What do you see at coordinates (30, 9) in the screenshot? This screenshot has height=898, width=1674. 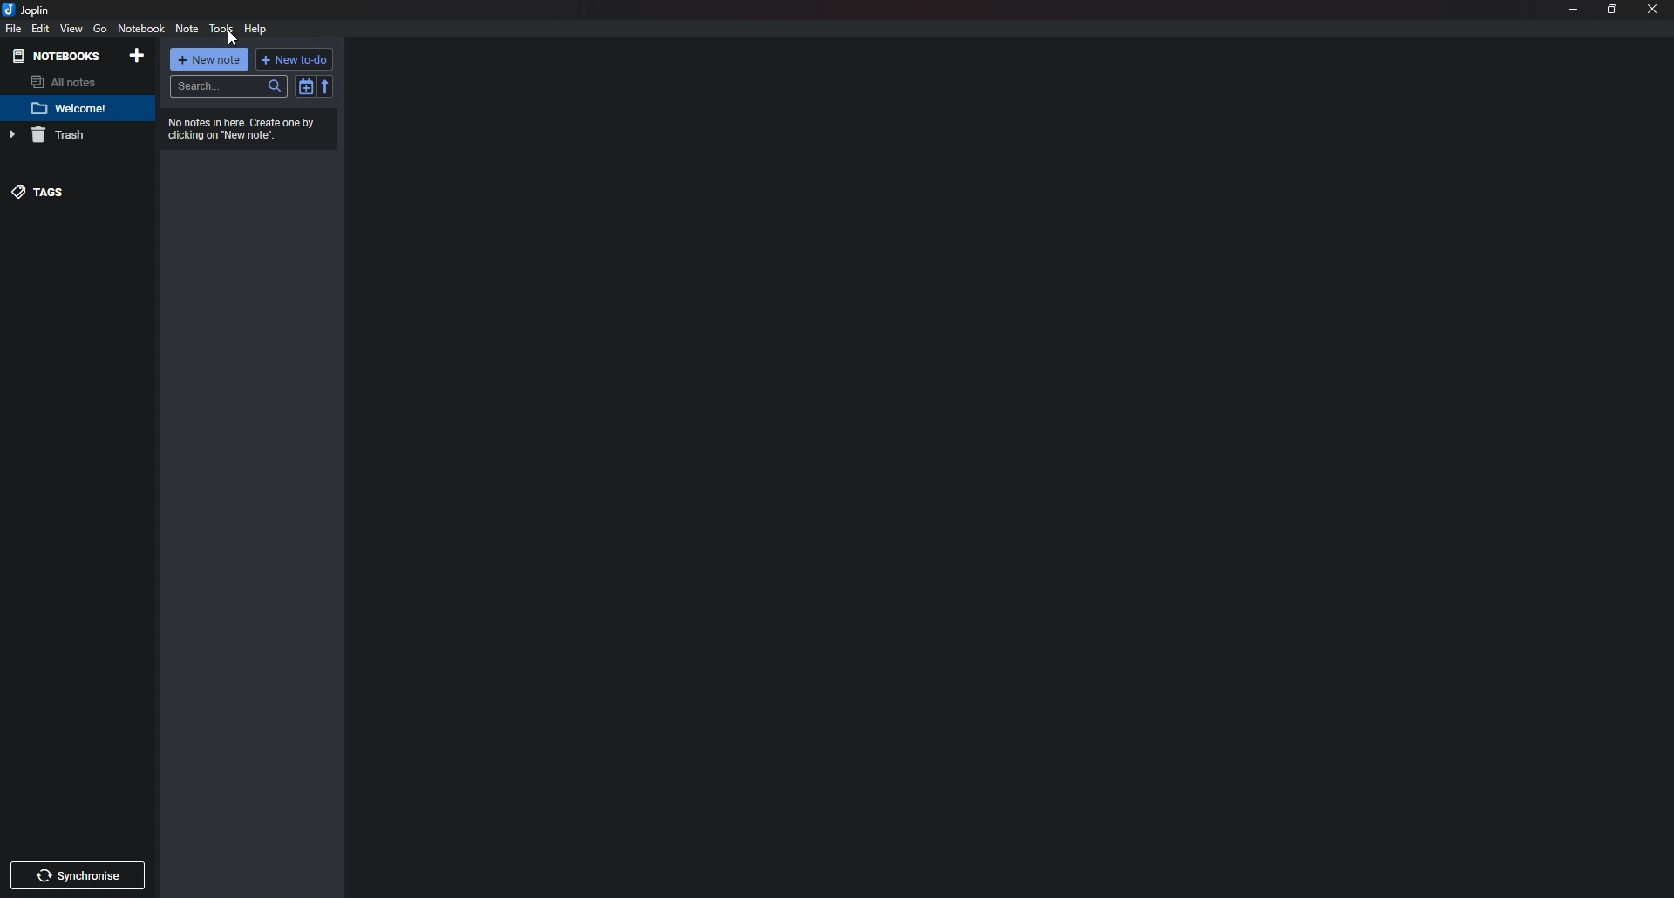 I see `joplin` at bounding box center [30, 9].